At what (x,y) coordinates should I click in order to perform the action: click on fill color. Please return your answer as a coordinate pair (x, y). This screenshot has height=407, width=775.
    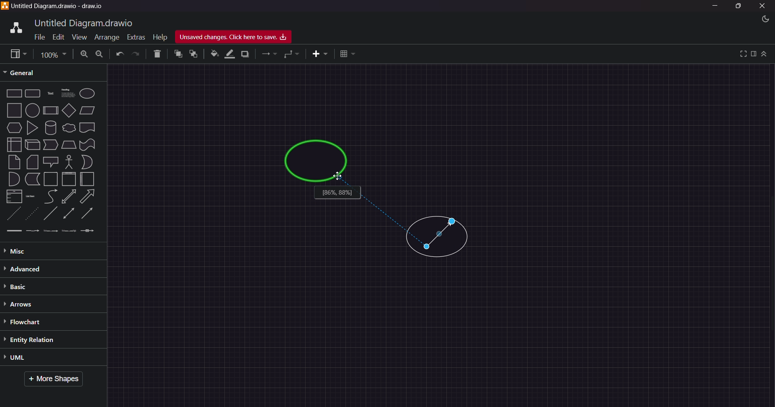
    Looking at the image, I should click on (214, 54).